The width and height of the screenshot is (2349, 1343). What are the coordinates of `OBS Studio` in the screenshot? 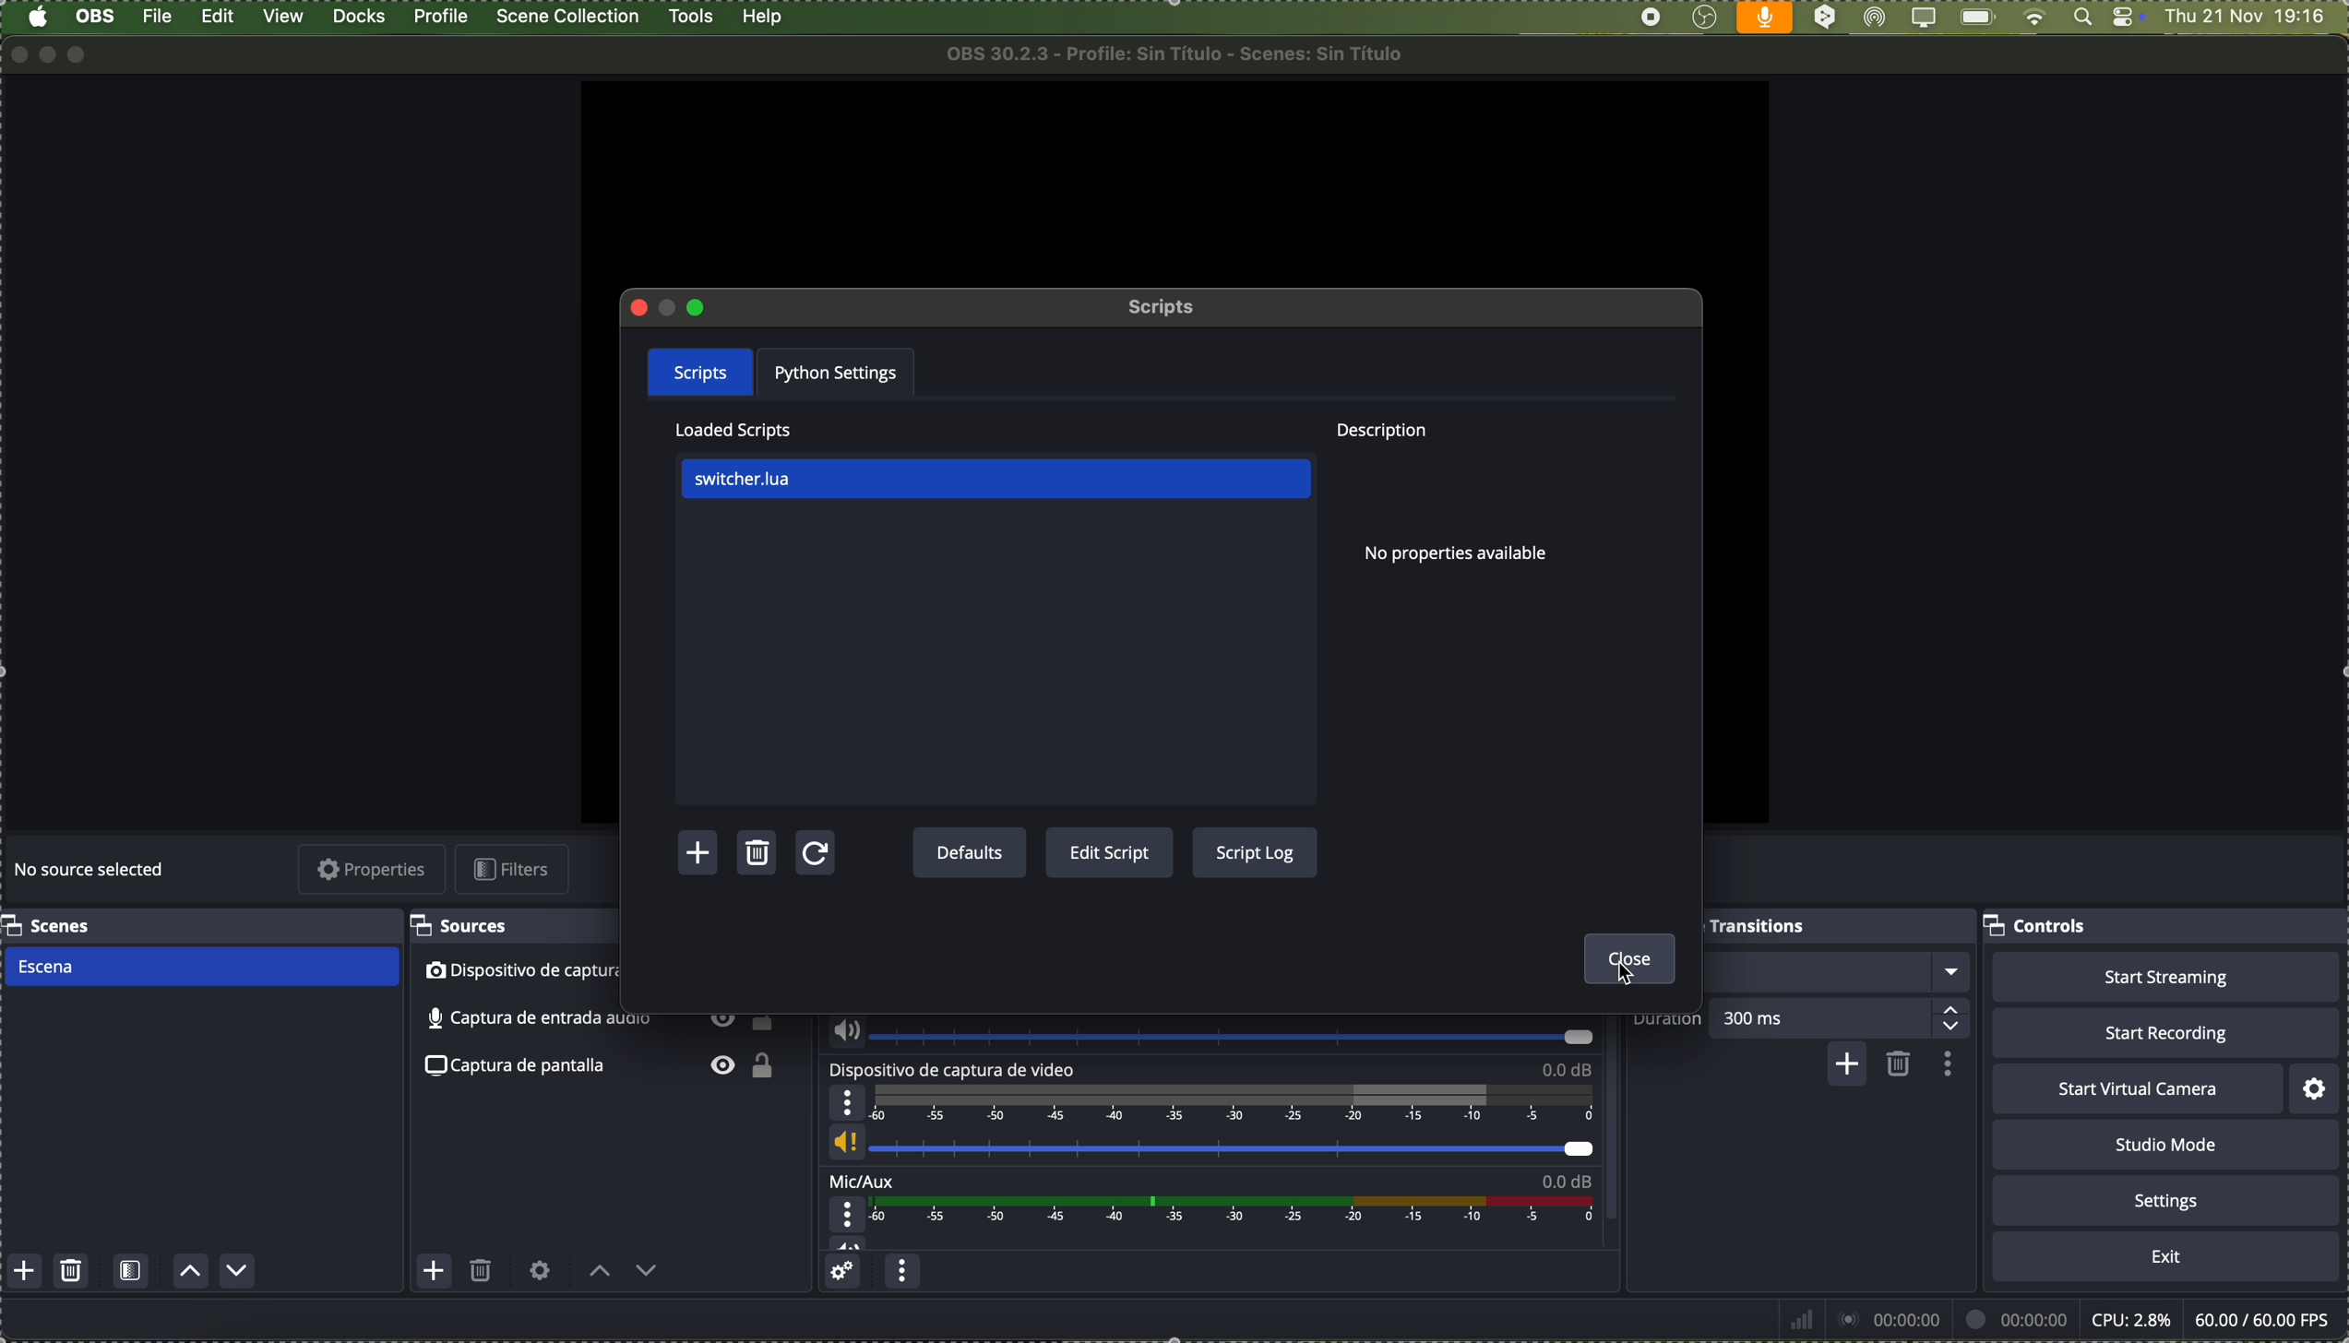 It's located at (1704, 18).